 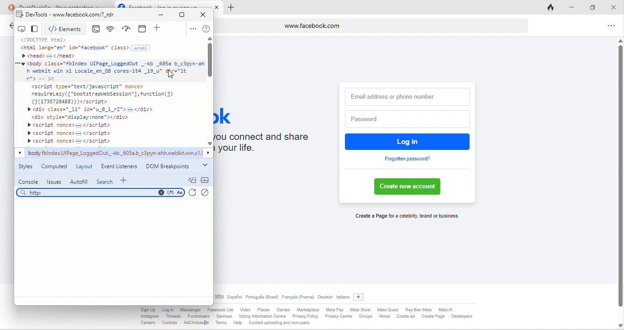 What do you see at coordinates (10, 27) in the screenshot?
I see `back` at bounding box center [10, 27].